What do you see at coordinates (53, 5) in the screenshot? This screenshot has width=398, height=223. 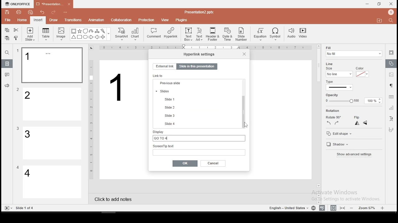 I see `presentation` at bounding box center [53, 5].